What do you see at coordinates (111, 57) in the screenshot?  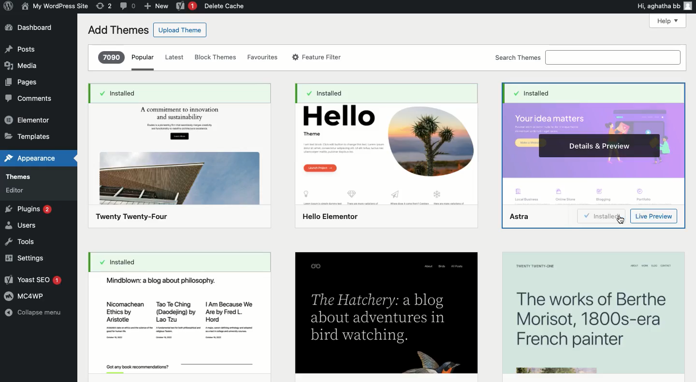 I see `7090` at bounding box center [111, 57].